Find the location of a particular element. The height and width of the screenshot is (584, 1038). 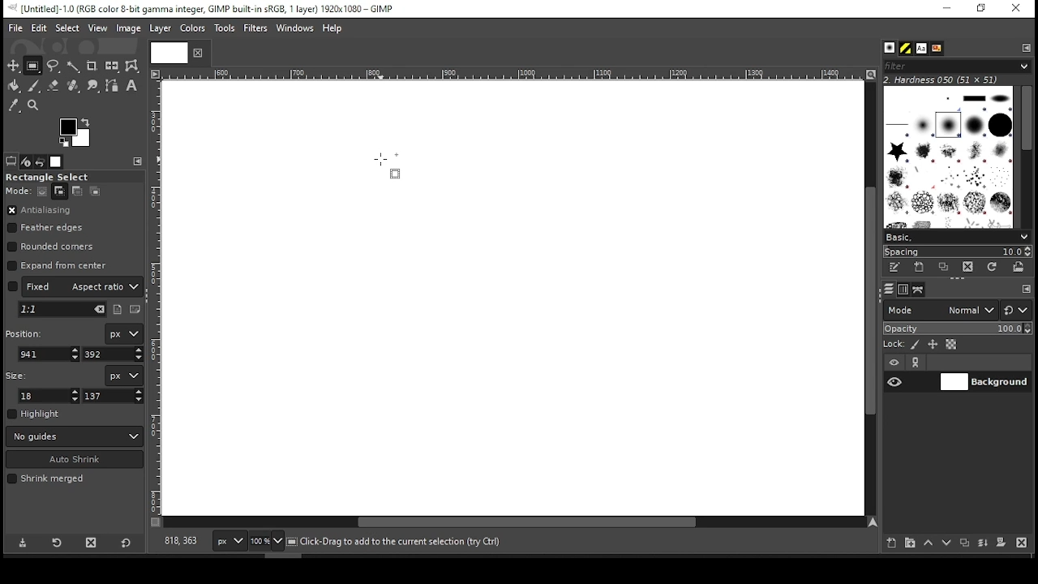

free selection tool is located at coordinates (55, 67).